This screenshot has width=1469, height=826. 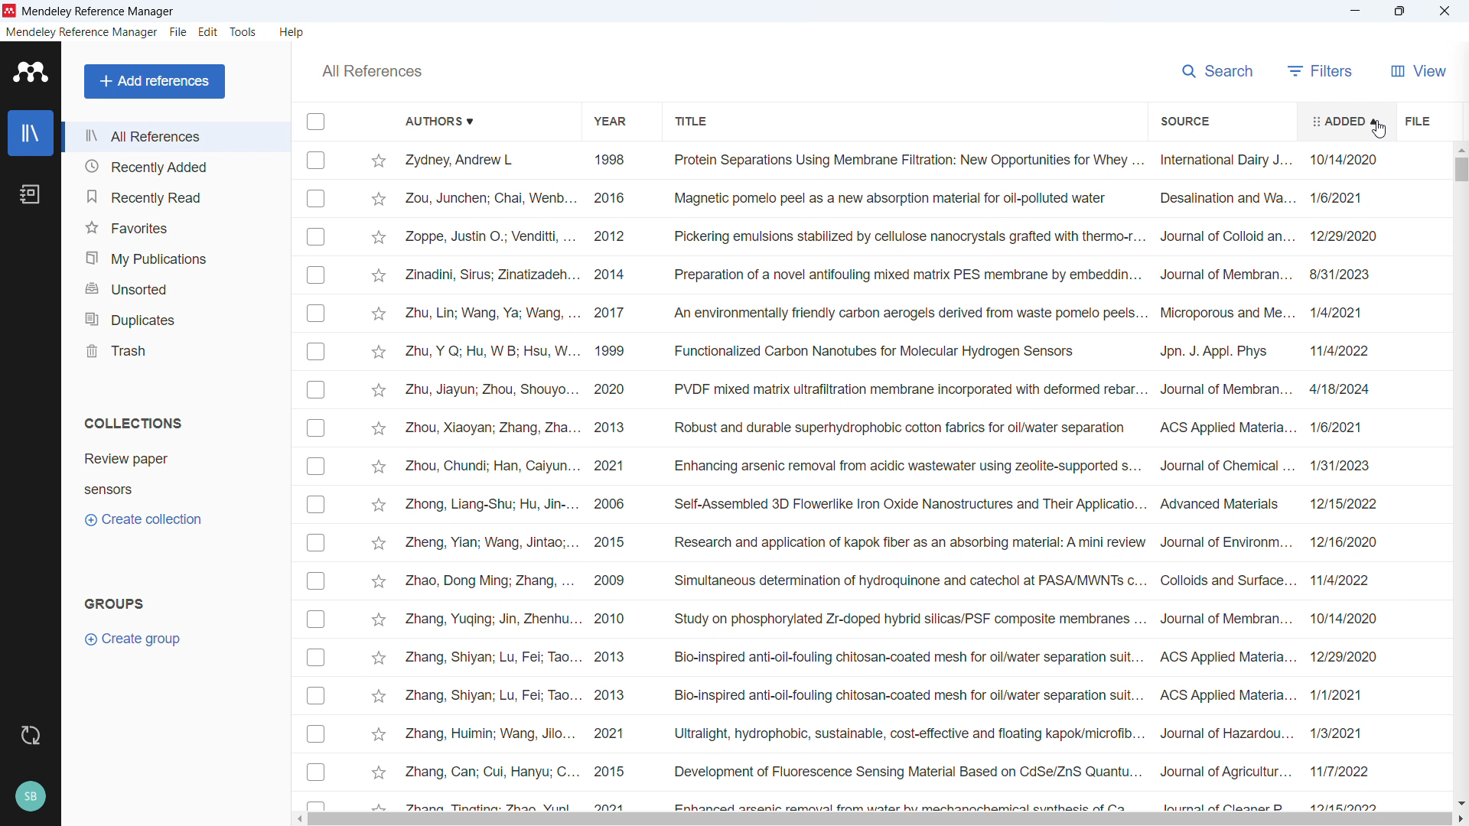 What do you see at coordinates (1400, 11) in the screenshot?
I see `Maximise ` at bounding box center [1400, 11].